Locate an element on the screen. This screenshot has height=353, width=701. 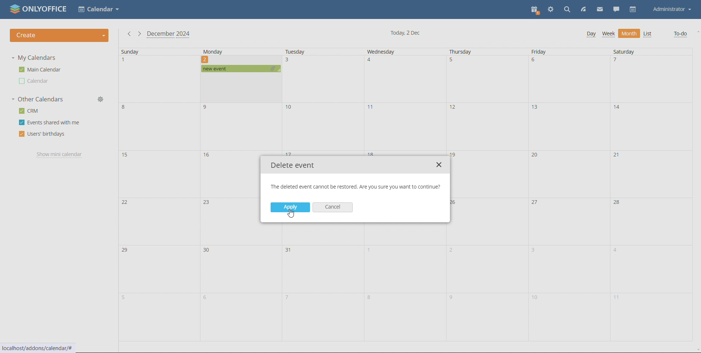
20 is located at coordinates (536, 156).